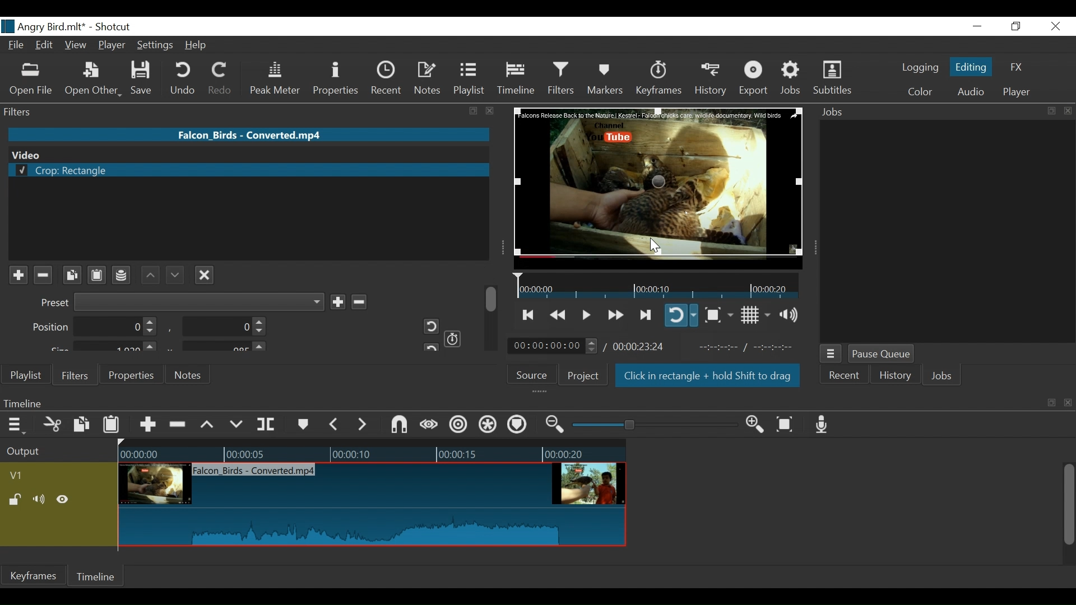  What do you see at coordinates (358, 300) in the screenshot?
I see `Minus` at bounding box center [358, 300].